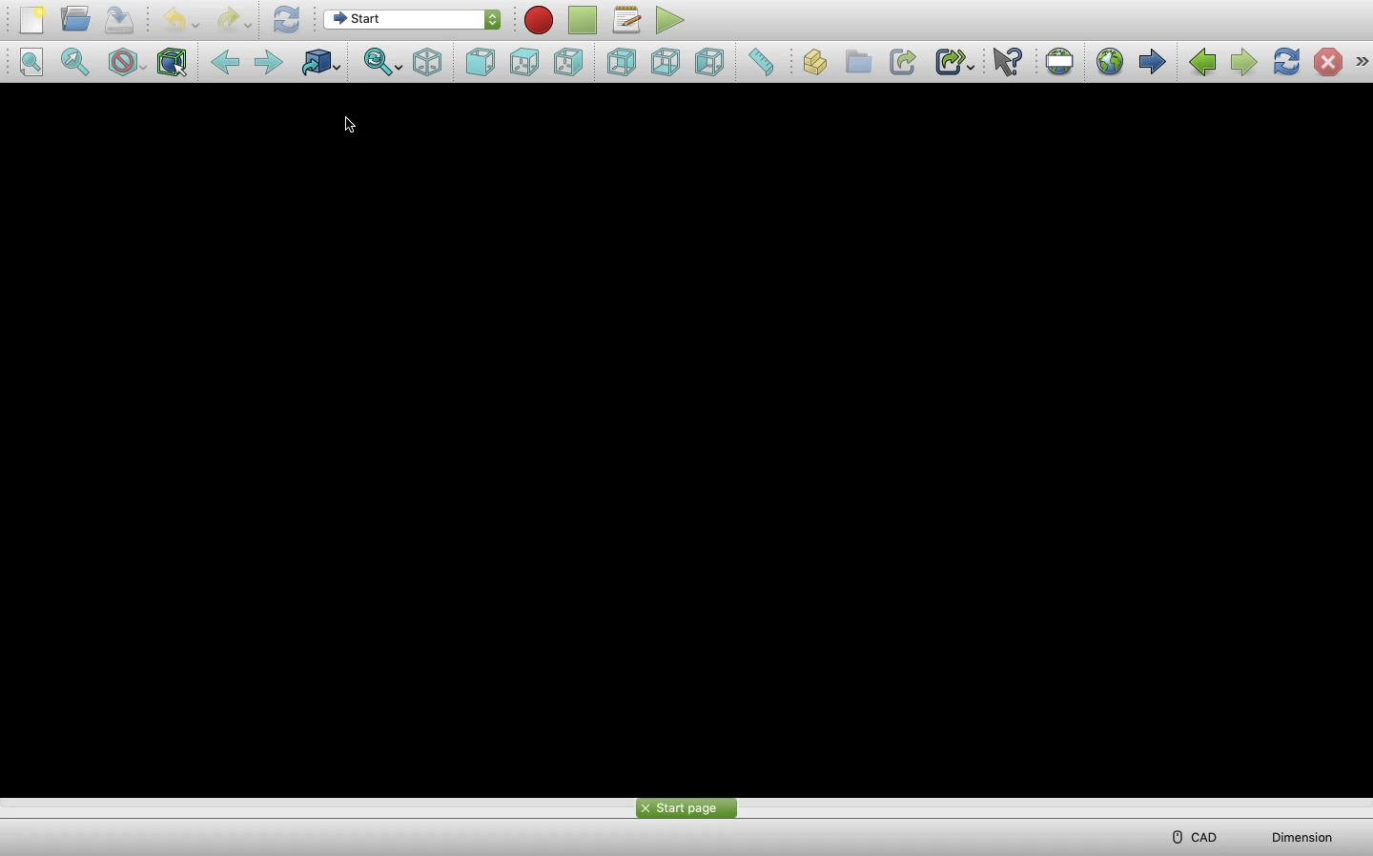  I want to click on Fit All, so click(74, 61).